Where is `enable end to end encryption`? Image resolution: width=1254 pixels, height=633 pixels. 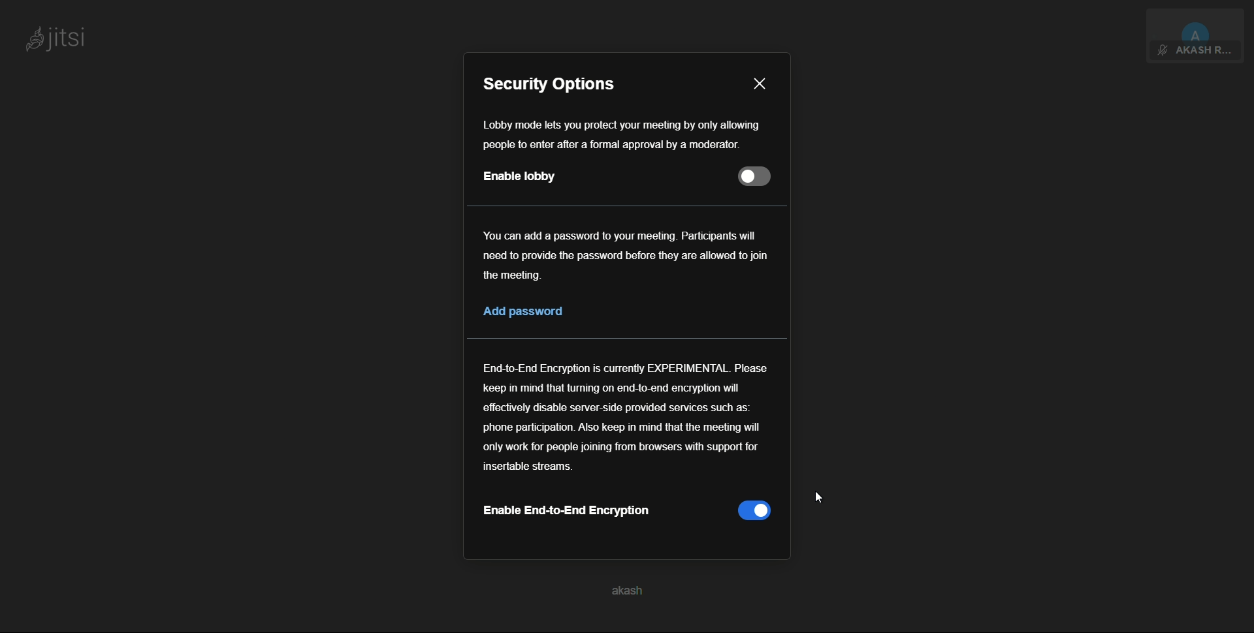
enable end to end encryption is located at coordinates (566, 511).